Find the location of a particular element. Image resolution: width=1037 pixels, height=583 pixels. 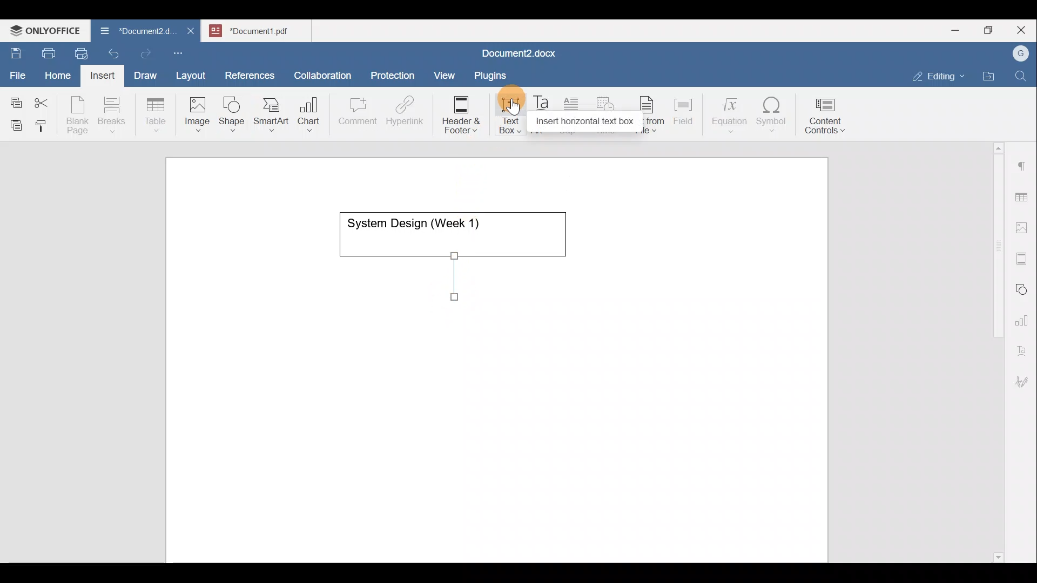

Paste is located at coordinates (14, 123).